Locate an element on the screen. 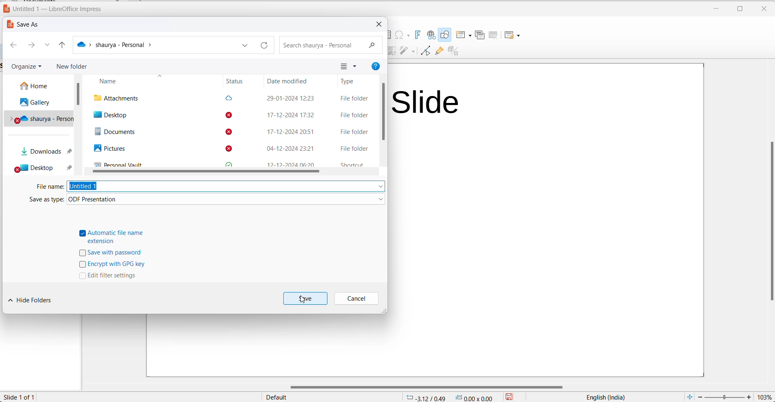 The image size is (775, 402).  Desktop is located at coordinates (110, 115).